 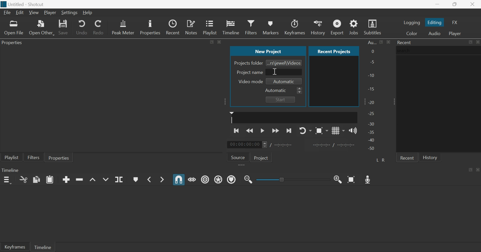 I want to click on Play quickly backwards, so click(x=250, y=130).